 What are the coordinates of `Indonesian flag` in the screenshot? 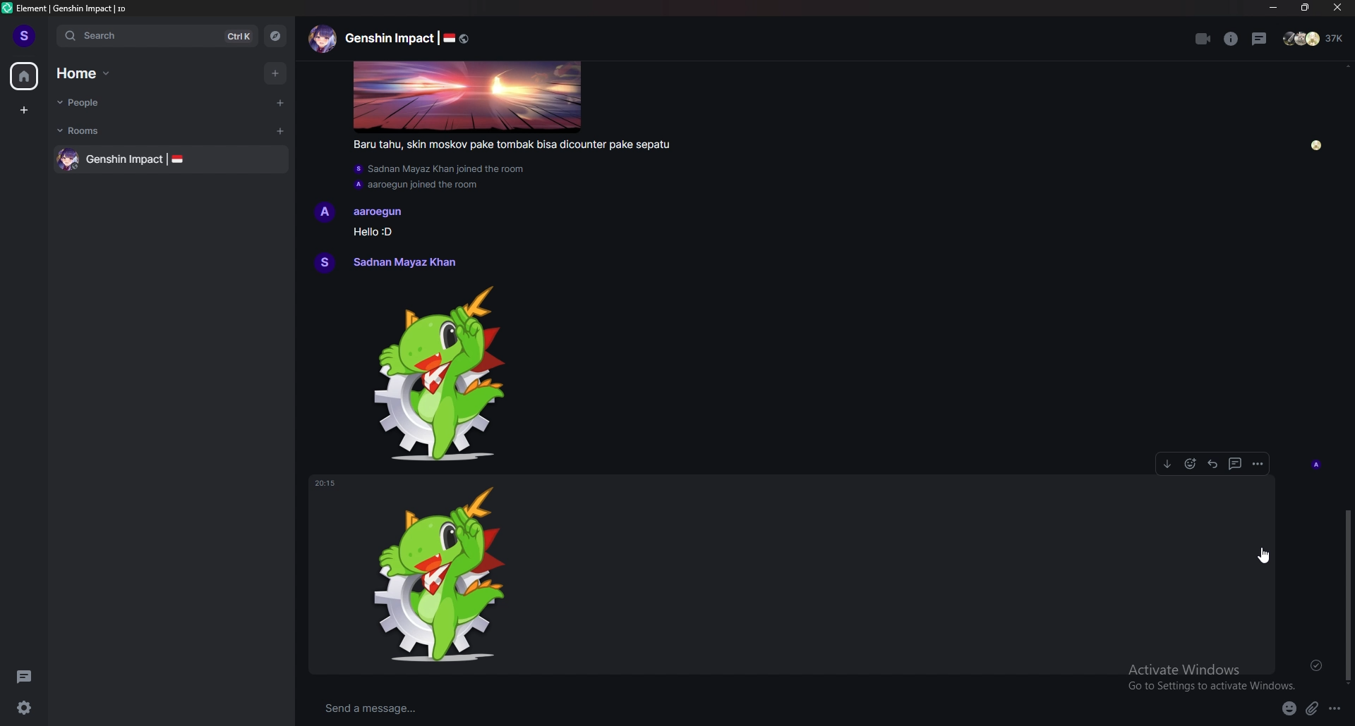 It's located at (449, 38).